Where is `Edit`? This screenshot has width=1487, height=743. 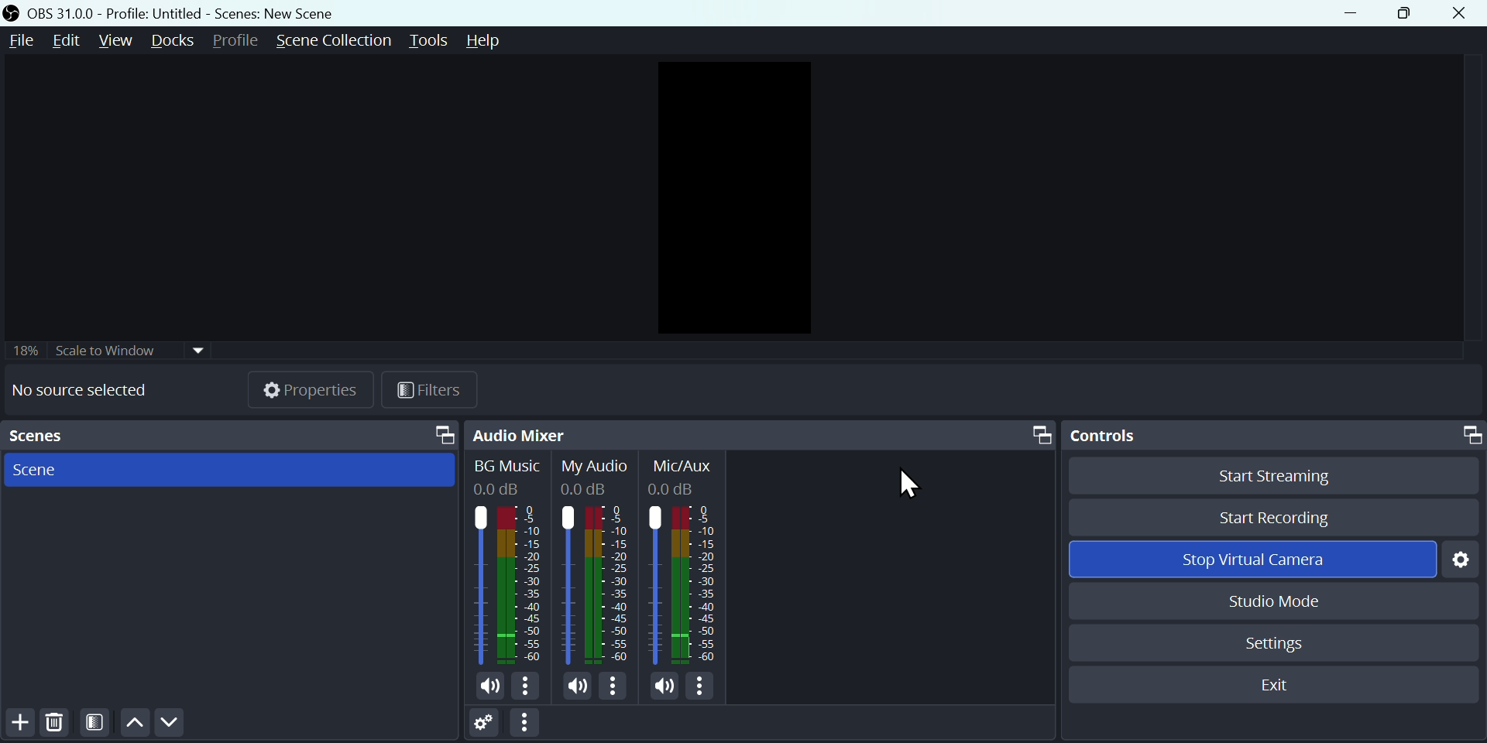 Edit is located at coordinates (70, 38).